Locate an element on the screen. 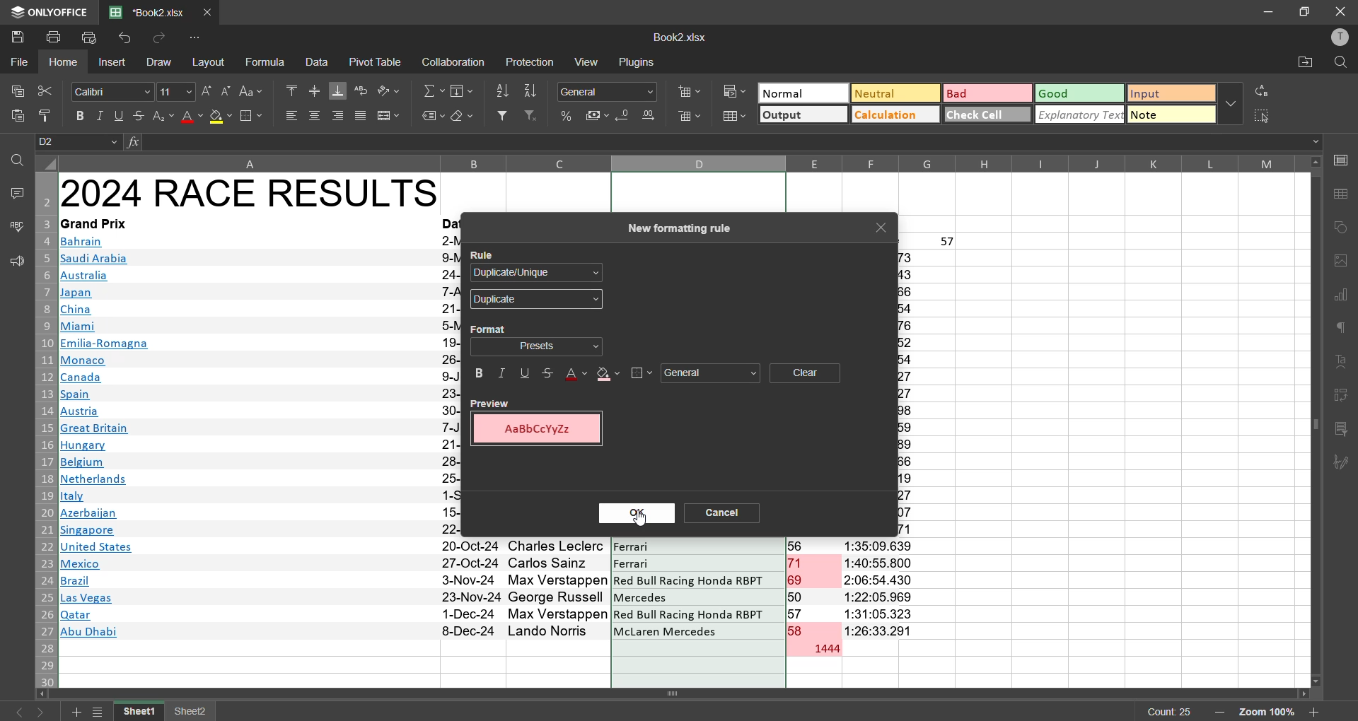 Image resolution: width=1358 pixels, height=721 pixels. zoom in is located at coordinates (1314, 712).